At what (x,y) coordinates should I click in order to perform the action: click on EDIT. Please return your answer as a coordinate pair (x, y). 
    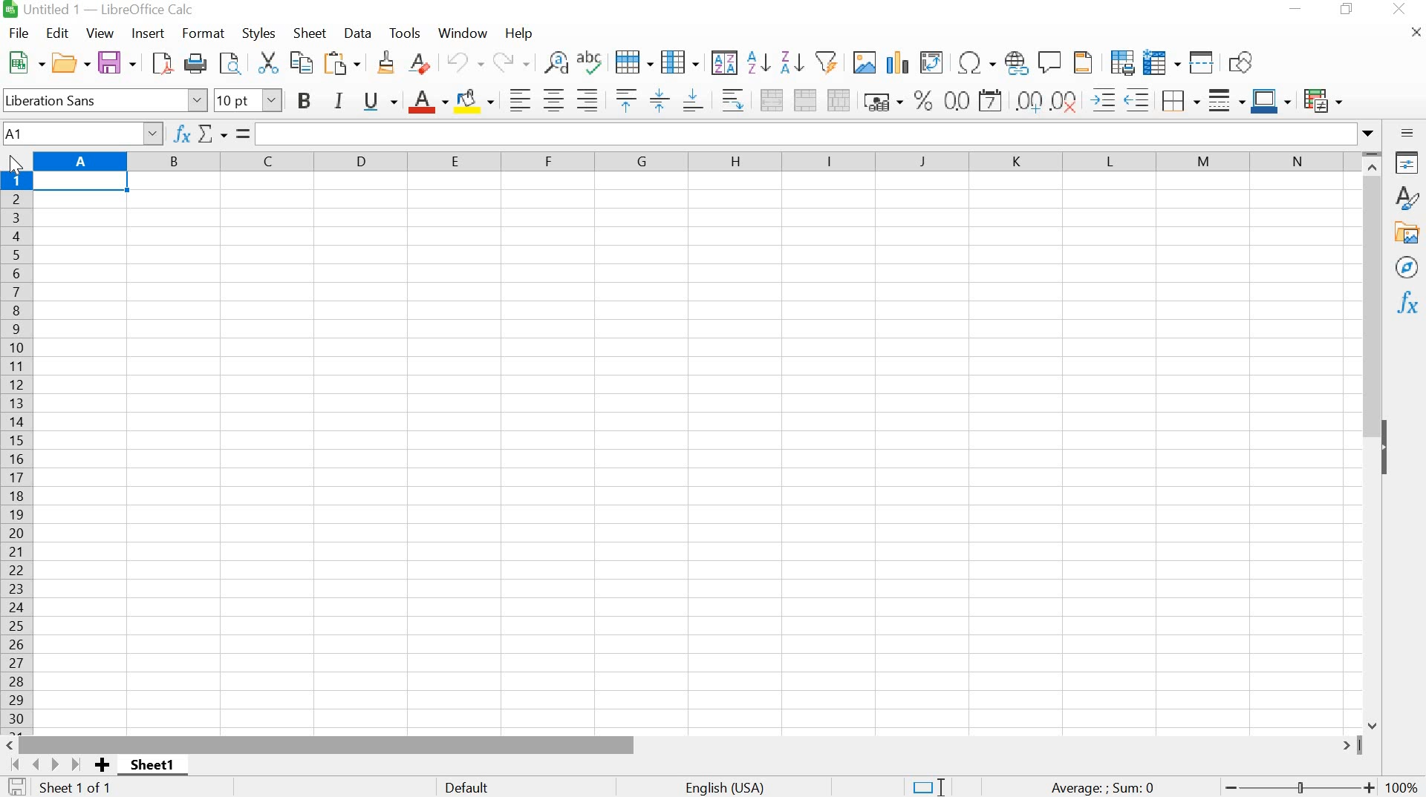
    Looking at the image, I should click on (59, 33).